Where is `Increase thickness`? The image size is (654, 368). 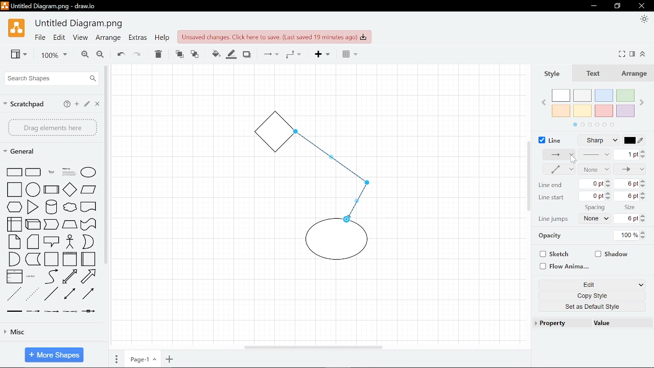 Increase thickness is located at coordinates (643, 151).